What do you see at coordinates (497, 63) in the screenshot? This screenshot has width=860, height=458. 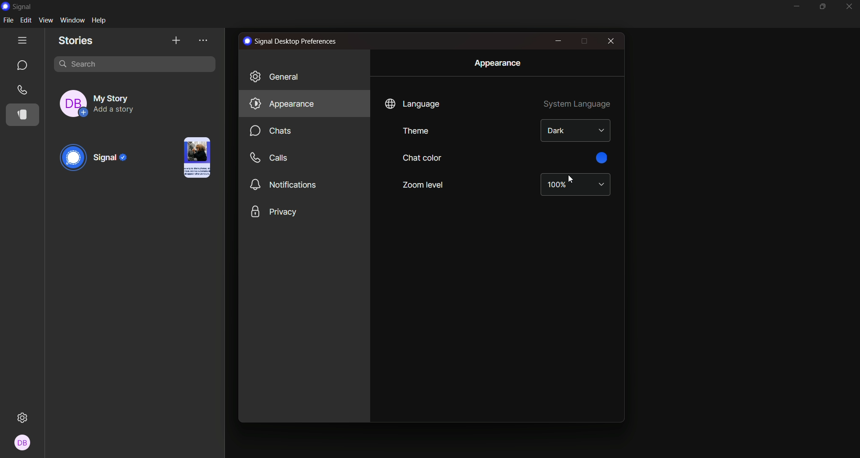 I see `appearance` at bounding box center [497, 63].